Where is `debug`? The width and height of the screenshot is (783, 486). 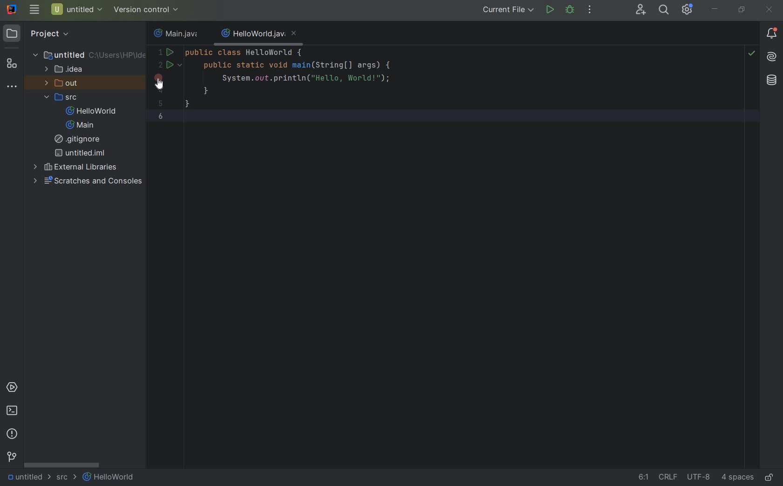
debug is located at coordinates (570, 10).